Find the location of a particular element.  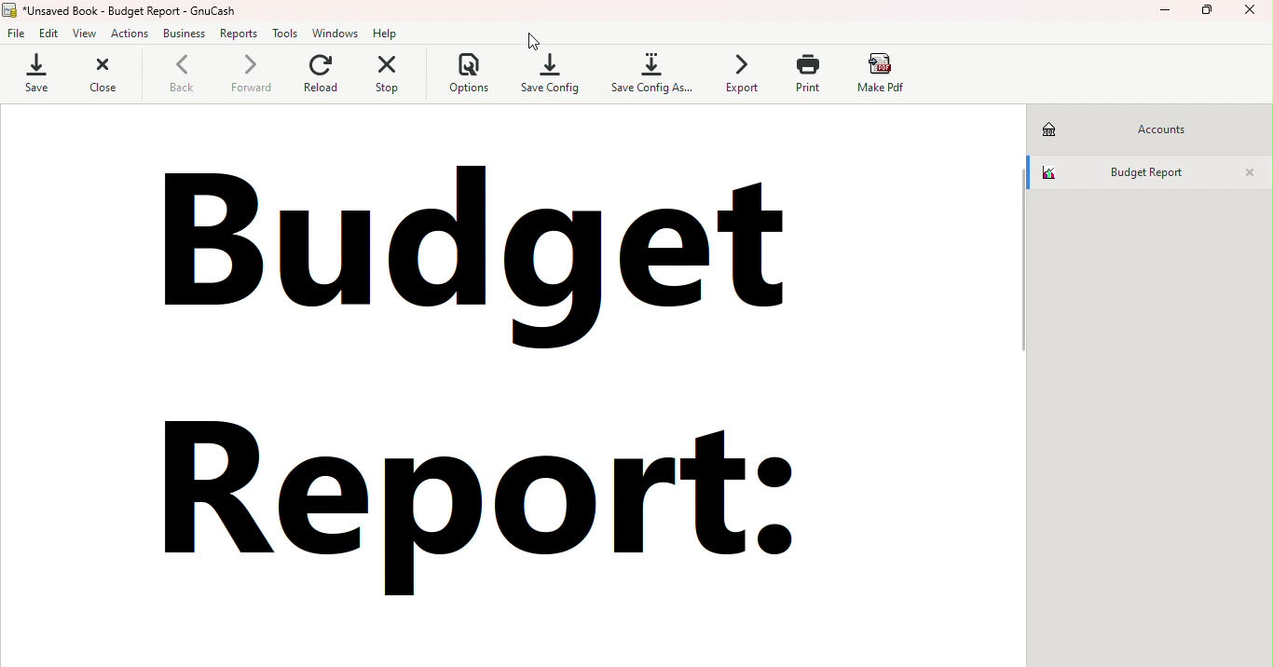

Stop is located at coordinates (400, 80).